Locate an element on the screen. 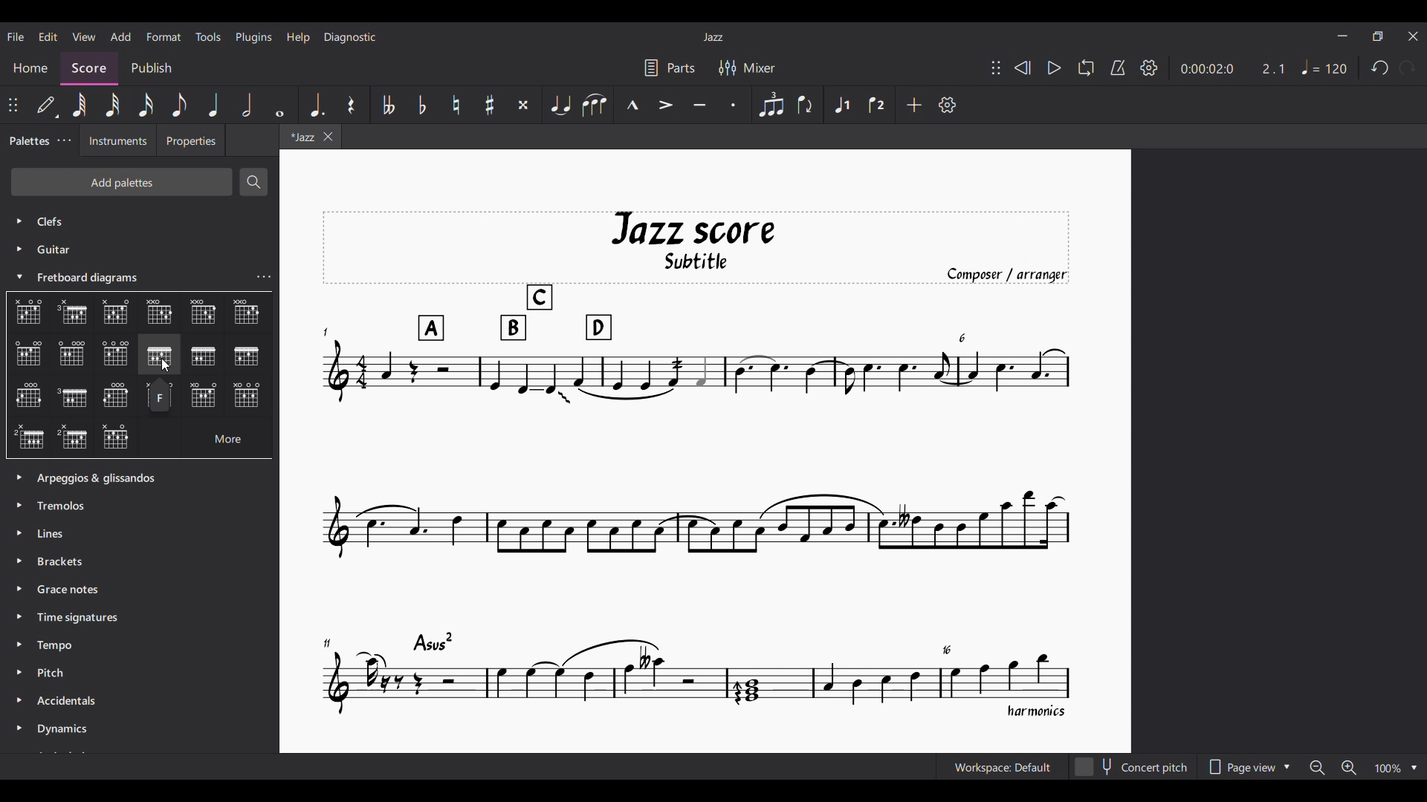 This screenshot has height=802, width=1427. Add menu is located at coordinates (121, 37).